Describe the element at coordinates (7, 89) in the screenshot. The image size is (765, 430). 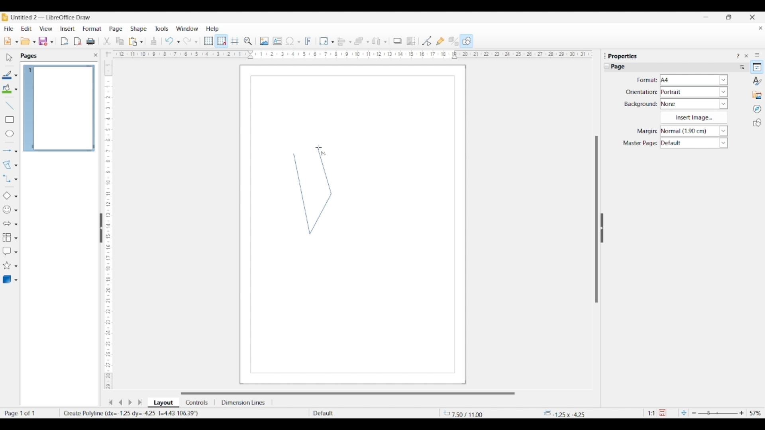
I see `Selected fill color` at that location.